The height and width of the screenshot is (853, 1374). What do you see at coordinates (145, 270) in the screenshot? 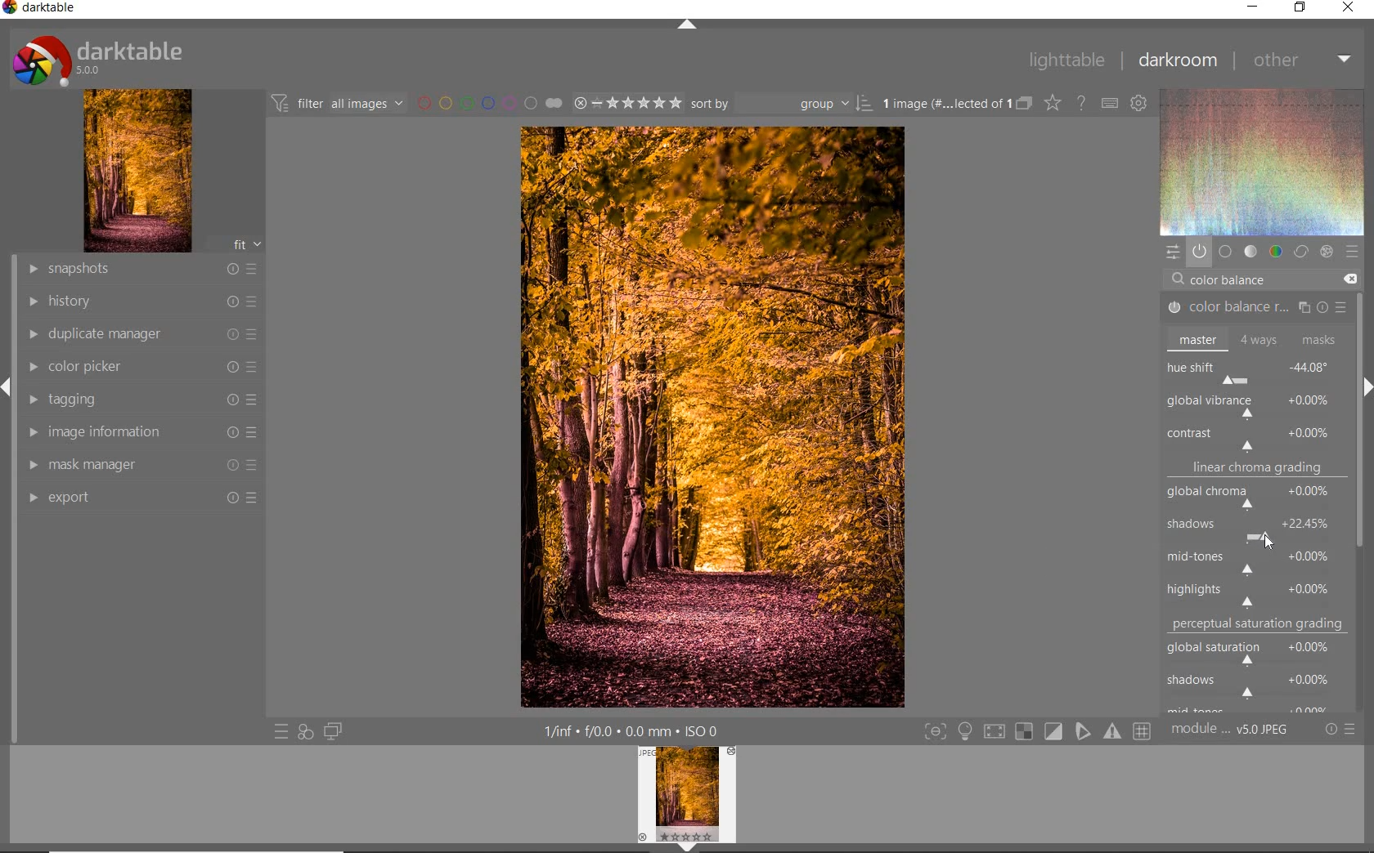
I see `snapshots` at bounding box center [145, 270].